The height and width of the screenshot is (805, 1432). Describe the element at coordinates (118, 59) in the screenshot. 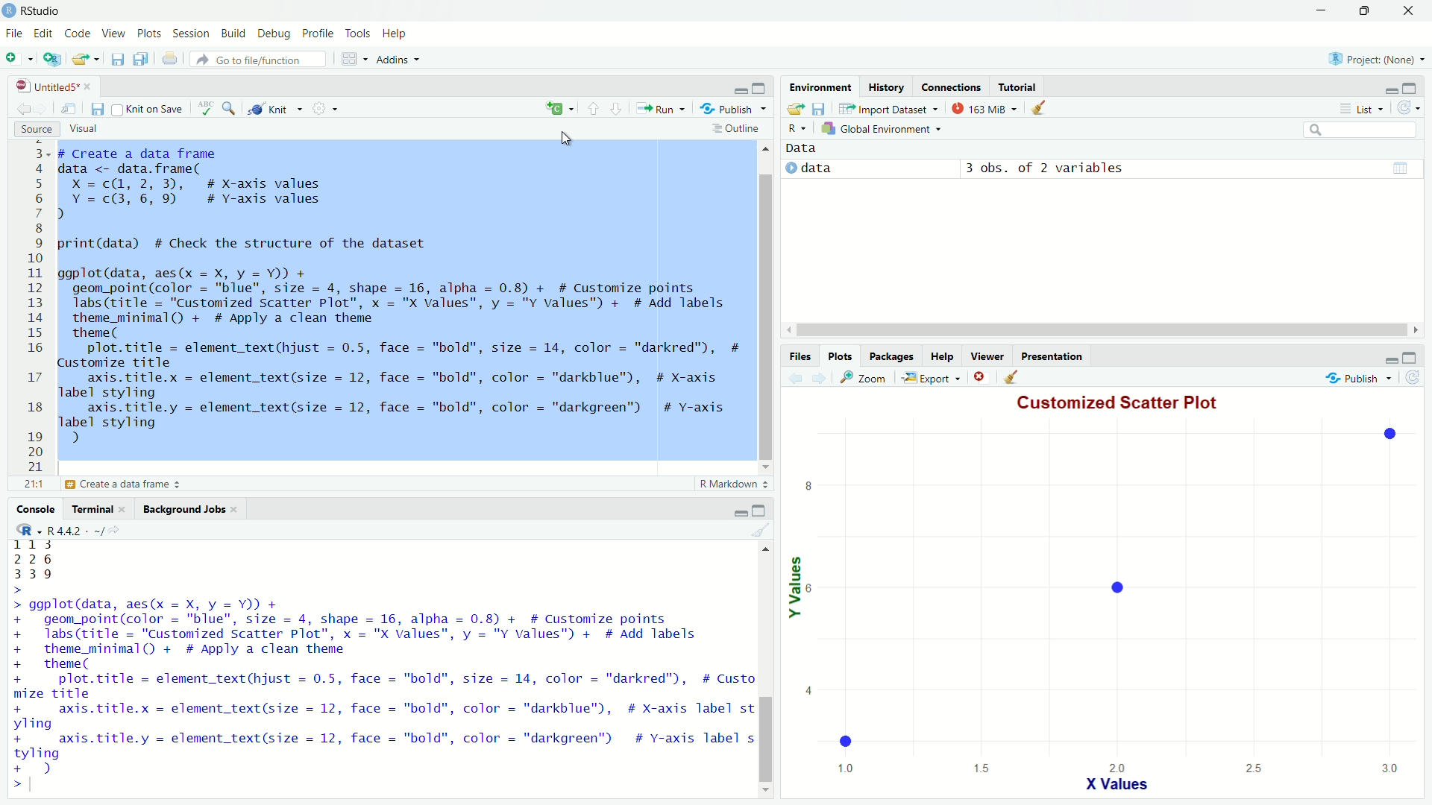

I see `Save current document` at that location.